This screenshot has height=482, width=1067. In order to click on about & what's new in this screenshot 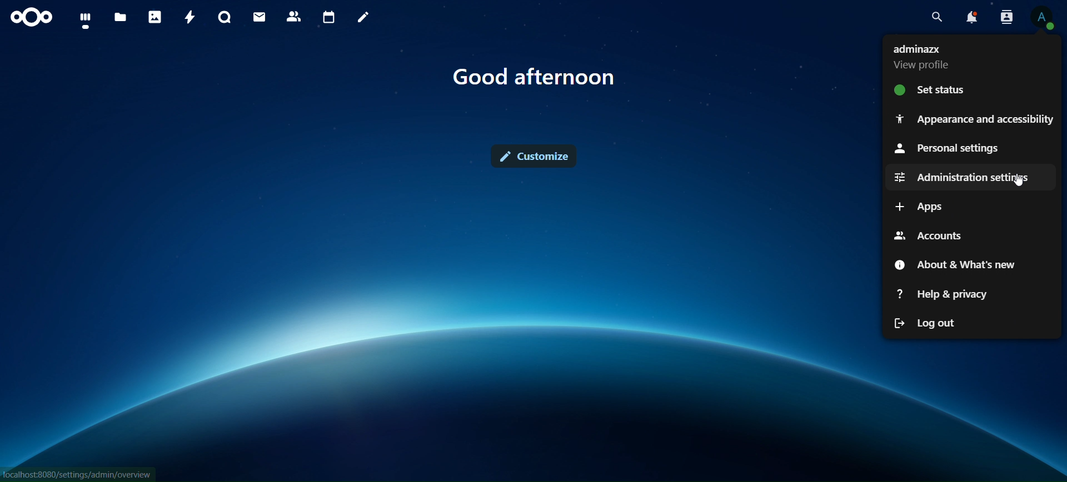, I will do `click(956, 264)`.